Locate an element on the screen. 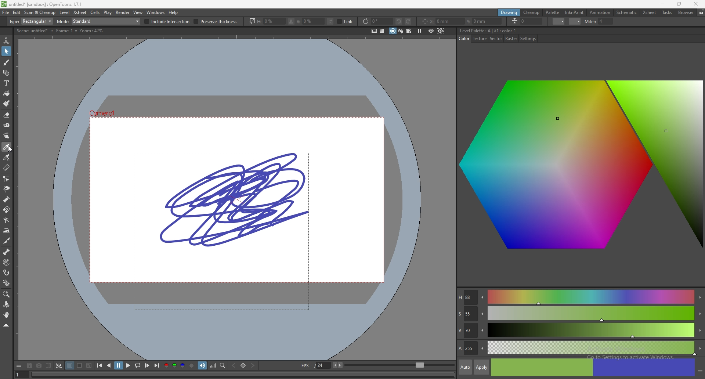 This screenshot has height=379, width=705. texture is located at coordinates (480, 39).